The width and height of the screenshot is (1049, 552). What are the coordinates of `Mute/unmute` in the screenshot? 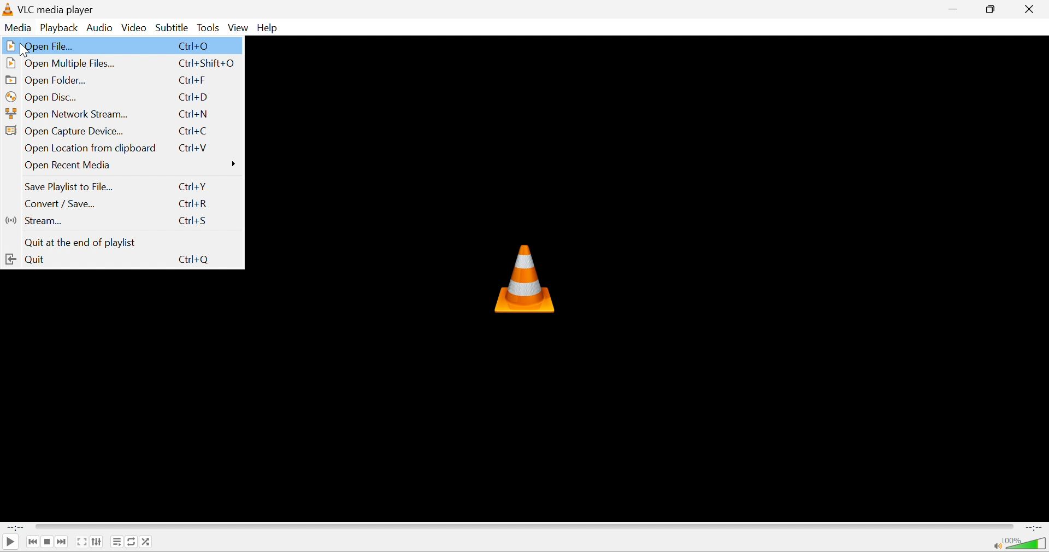 It's located at (996, 545).